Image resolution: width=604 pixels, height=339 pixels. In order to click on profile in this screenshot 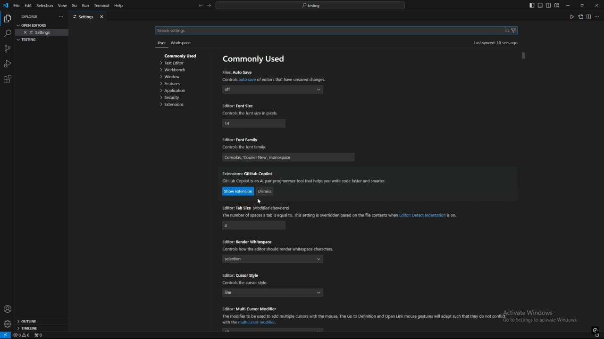, I will do `click(8, 309)`.